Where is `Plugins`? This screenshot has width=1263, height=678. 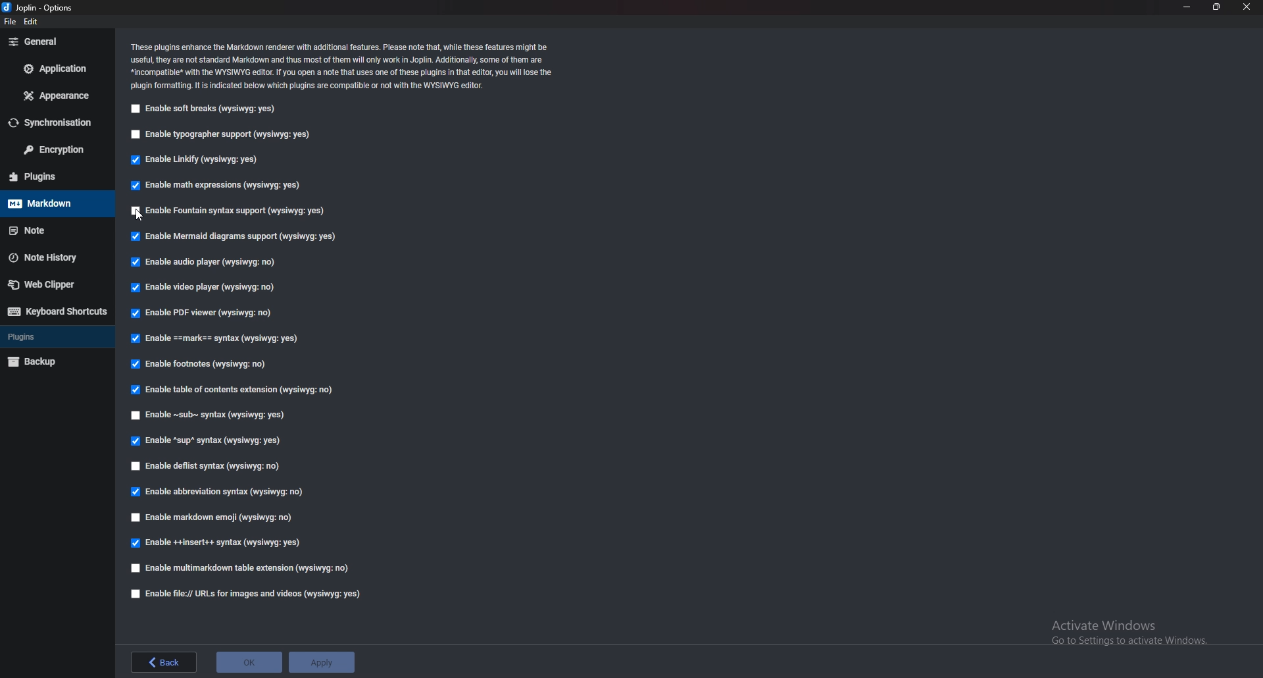
Plugins is located at coordinates (51, 175).